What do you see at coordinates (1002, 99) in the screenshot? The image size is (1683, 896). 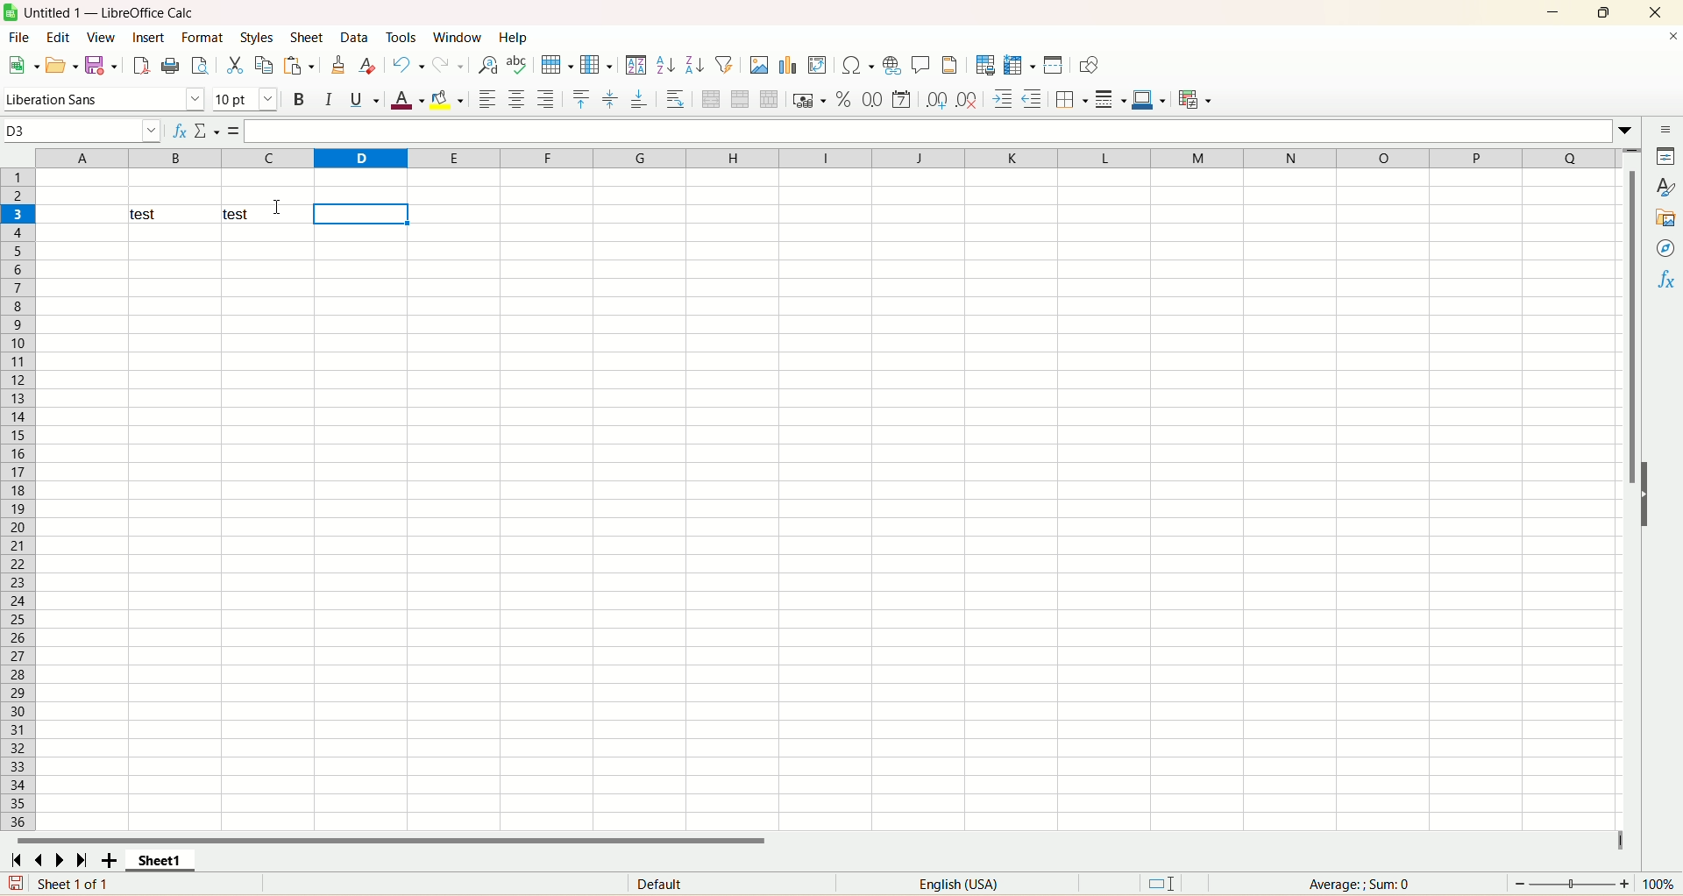 I see `Increase indent` at bounding box center [1002, 99].